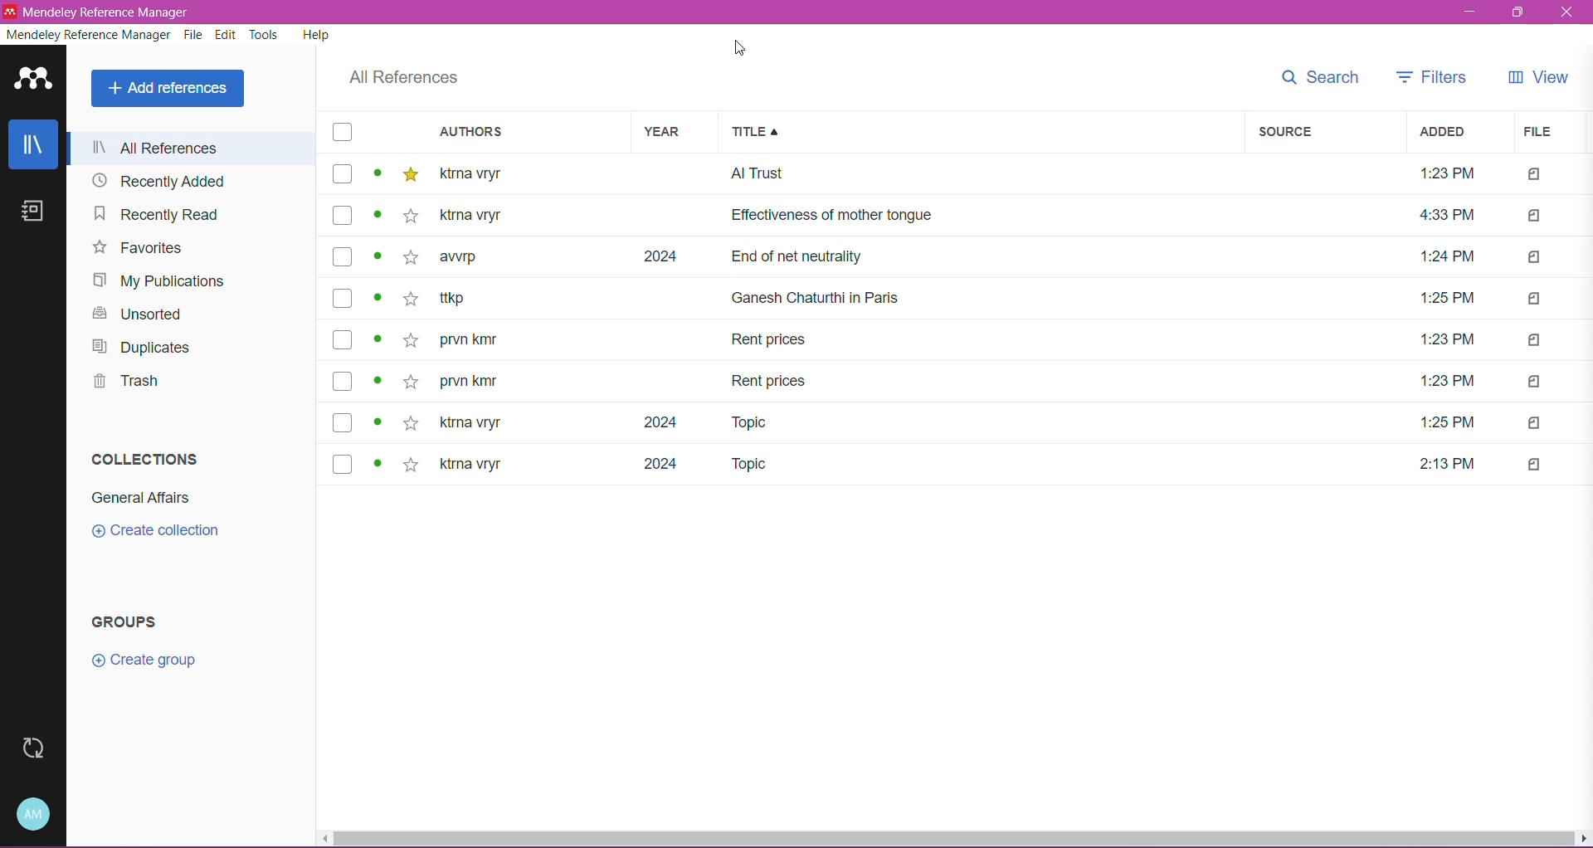 The width and height of the screenshot is (1593, 848). I want to click on Added, so click(1456, 131).